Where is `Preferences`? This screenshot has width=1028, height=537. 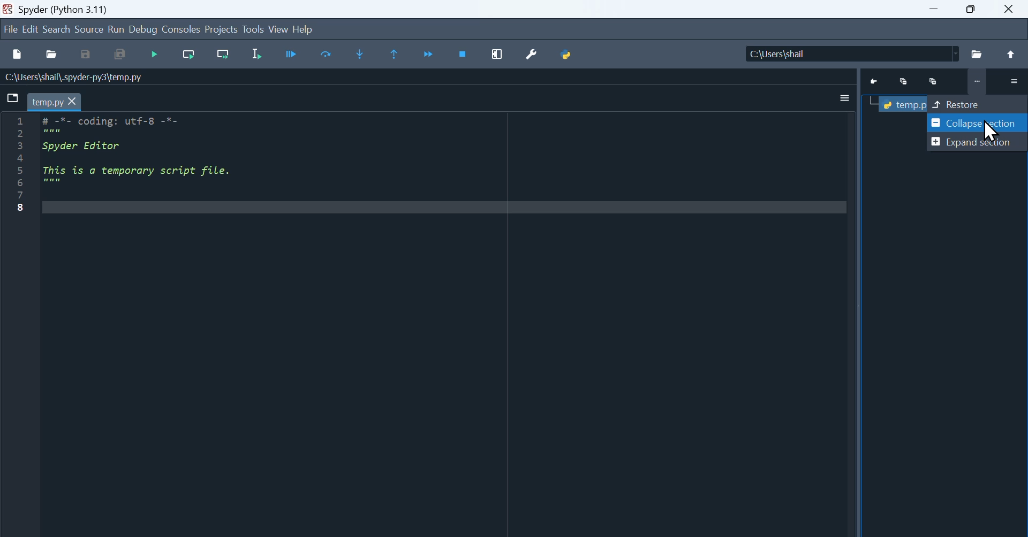 Preferences is located at coordinates (532, 55).